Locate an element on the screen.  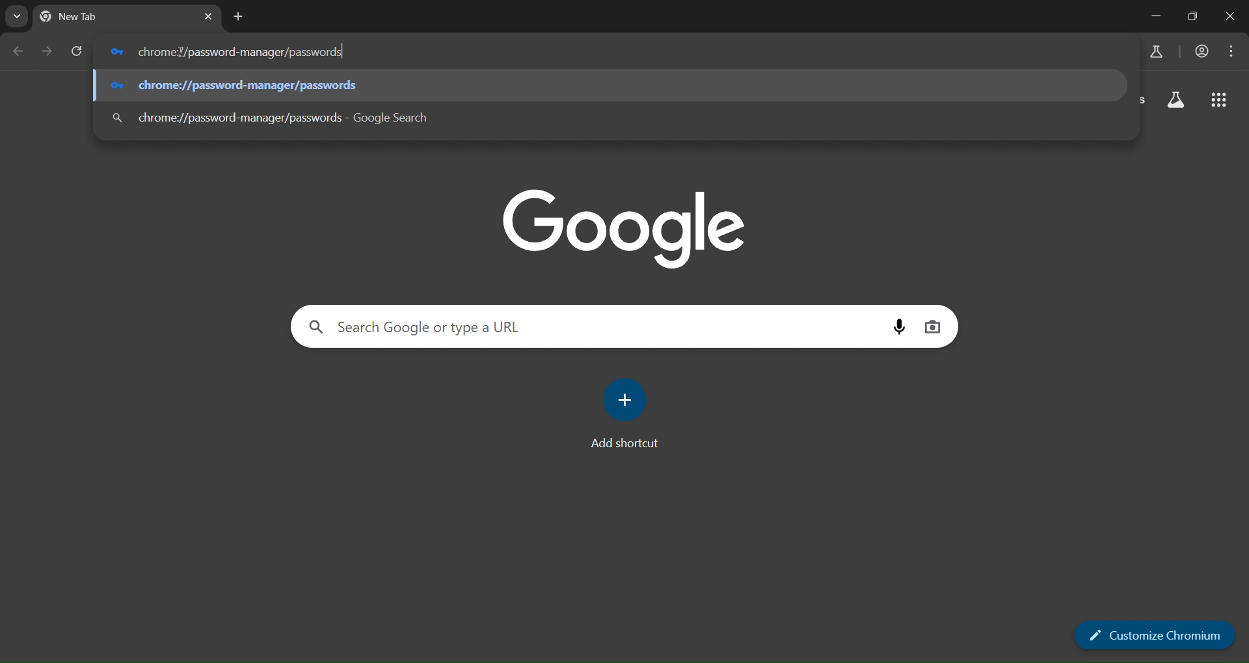
search tabs is located at coordinates (17, 18).